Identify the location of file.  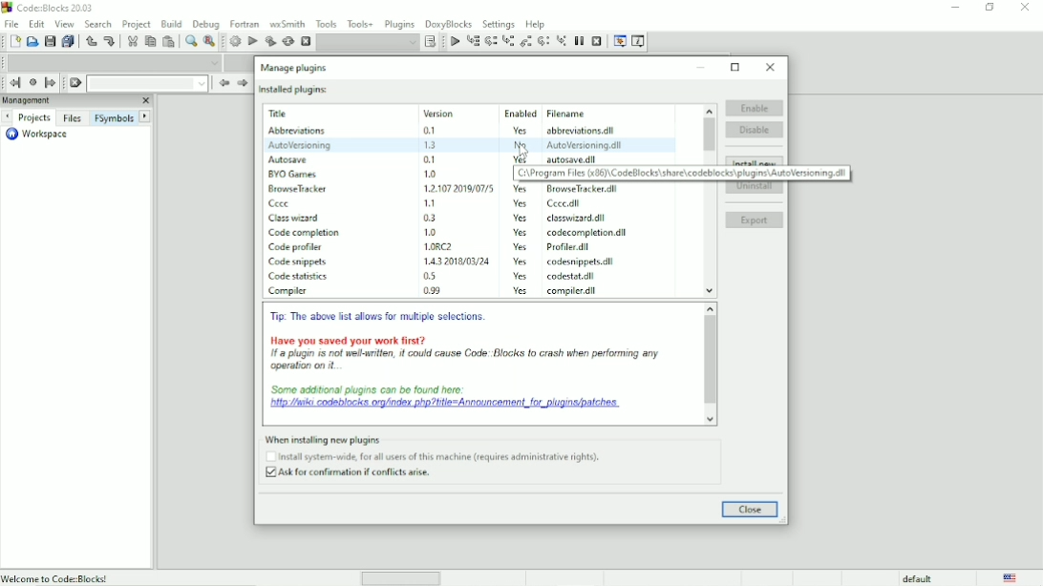
(575, 290).